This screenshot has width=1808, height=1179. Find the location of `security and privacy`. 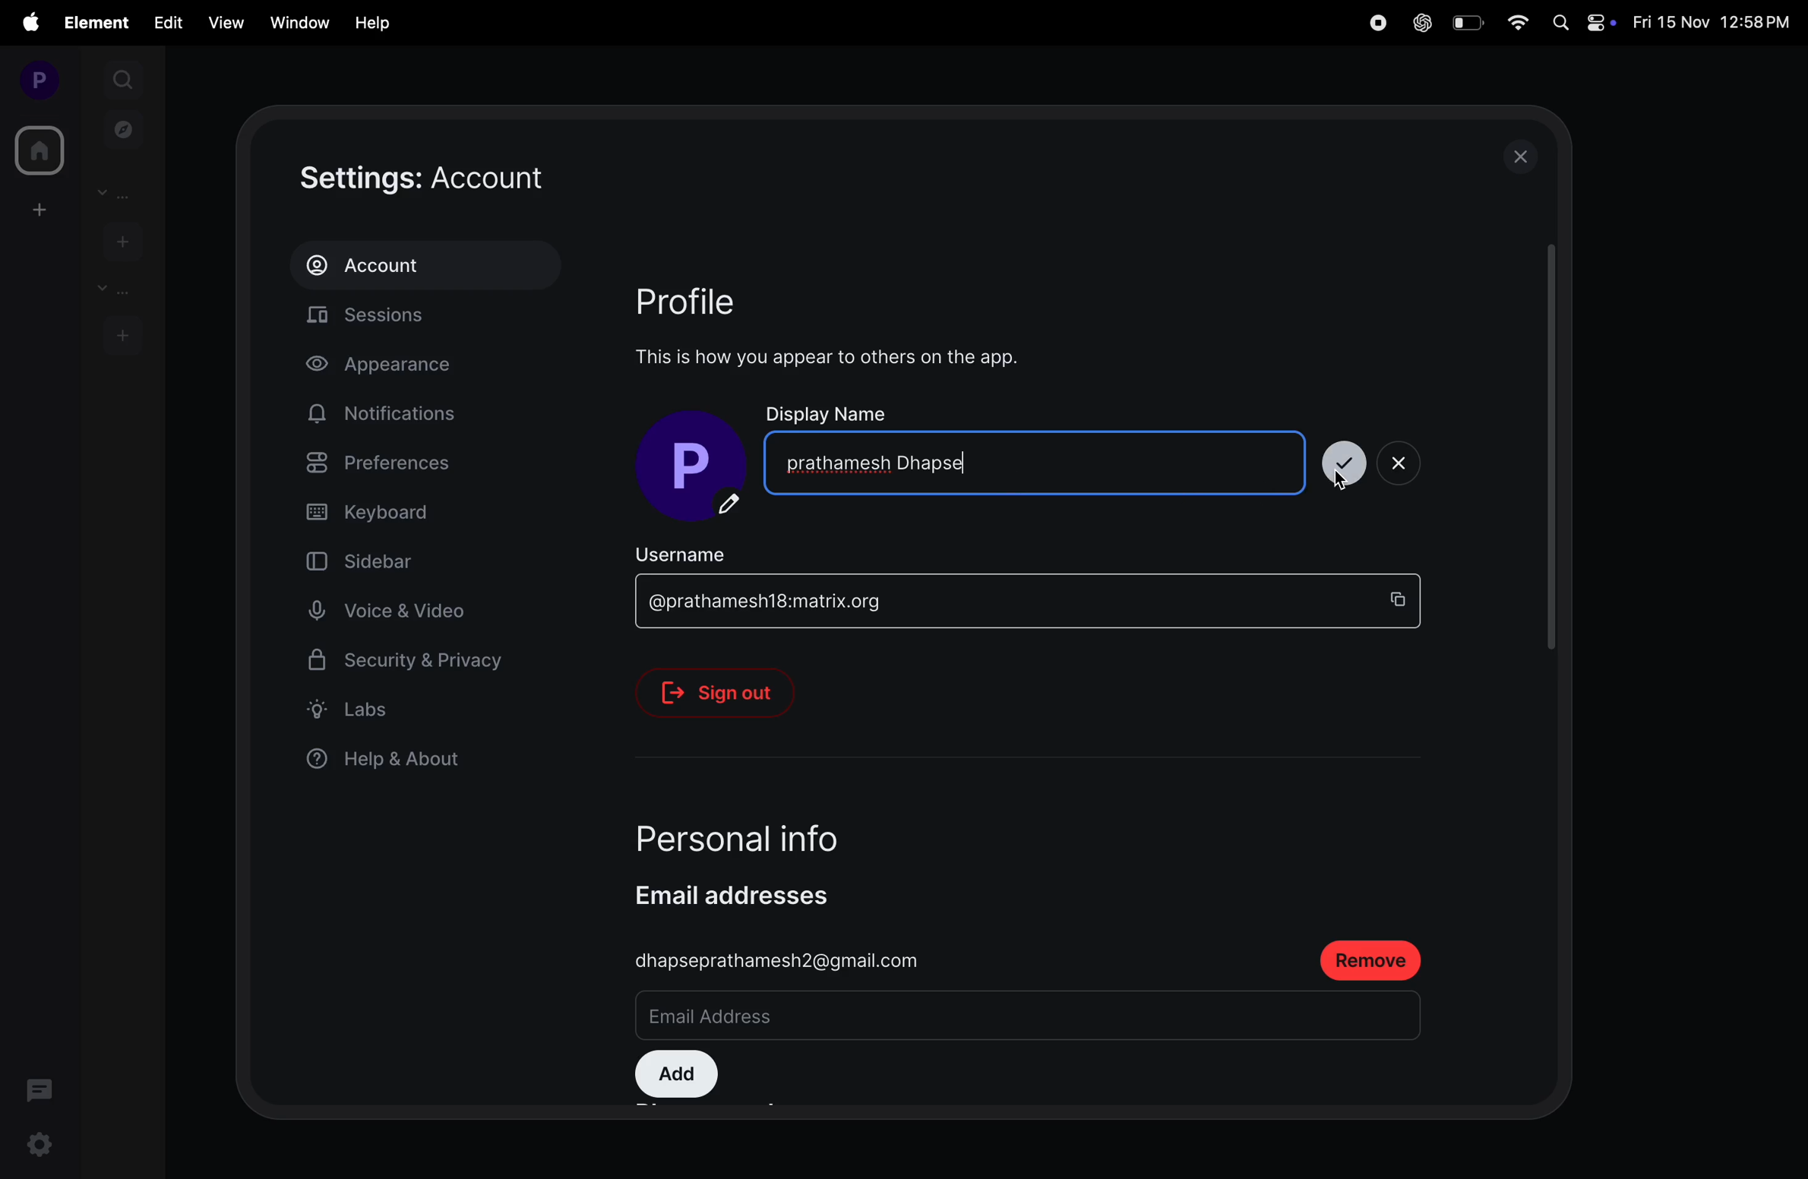

security and privacy is located at coordinates (407, 665).